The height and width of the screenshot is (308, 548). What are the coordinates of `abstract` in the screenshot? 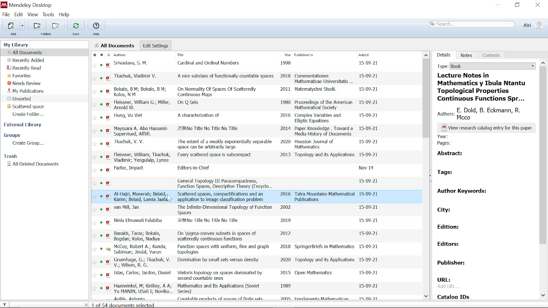 It's located at (451, 153).